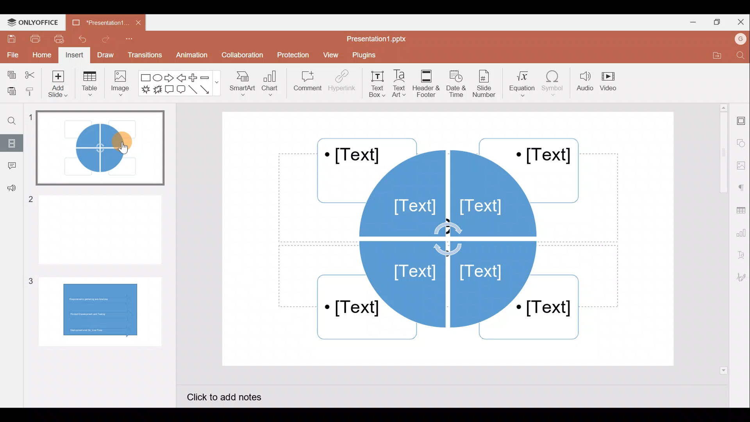 Image resolution: width=750 pixels, height=422 pixels. Describe the element at coordinates (741, 21) in the screenshot. I see `Close` at that location.